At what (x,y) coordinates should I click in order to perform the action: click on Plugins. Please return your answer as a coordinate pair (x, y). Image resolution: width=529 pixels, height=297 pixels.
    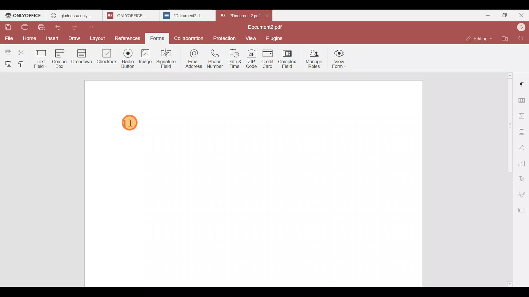
    Looking at the image, I should click on (275, 38).